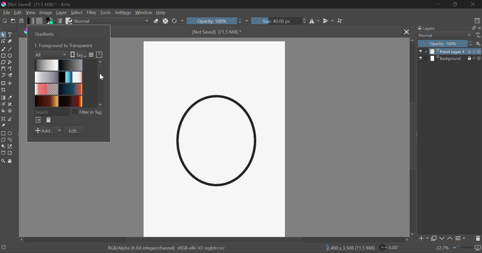  Describe the element at coordinates (112, 21) in the screenshot. I see `Blending Modes` at that location.